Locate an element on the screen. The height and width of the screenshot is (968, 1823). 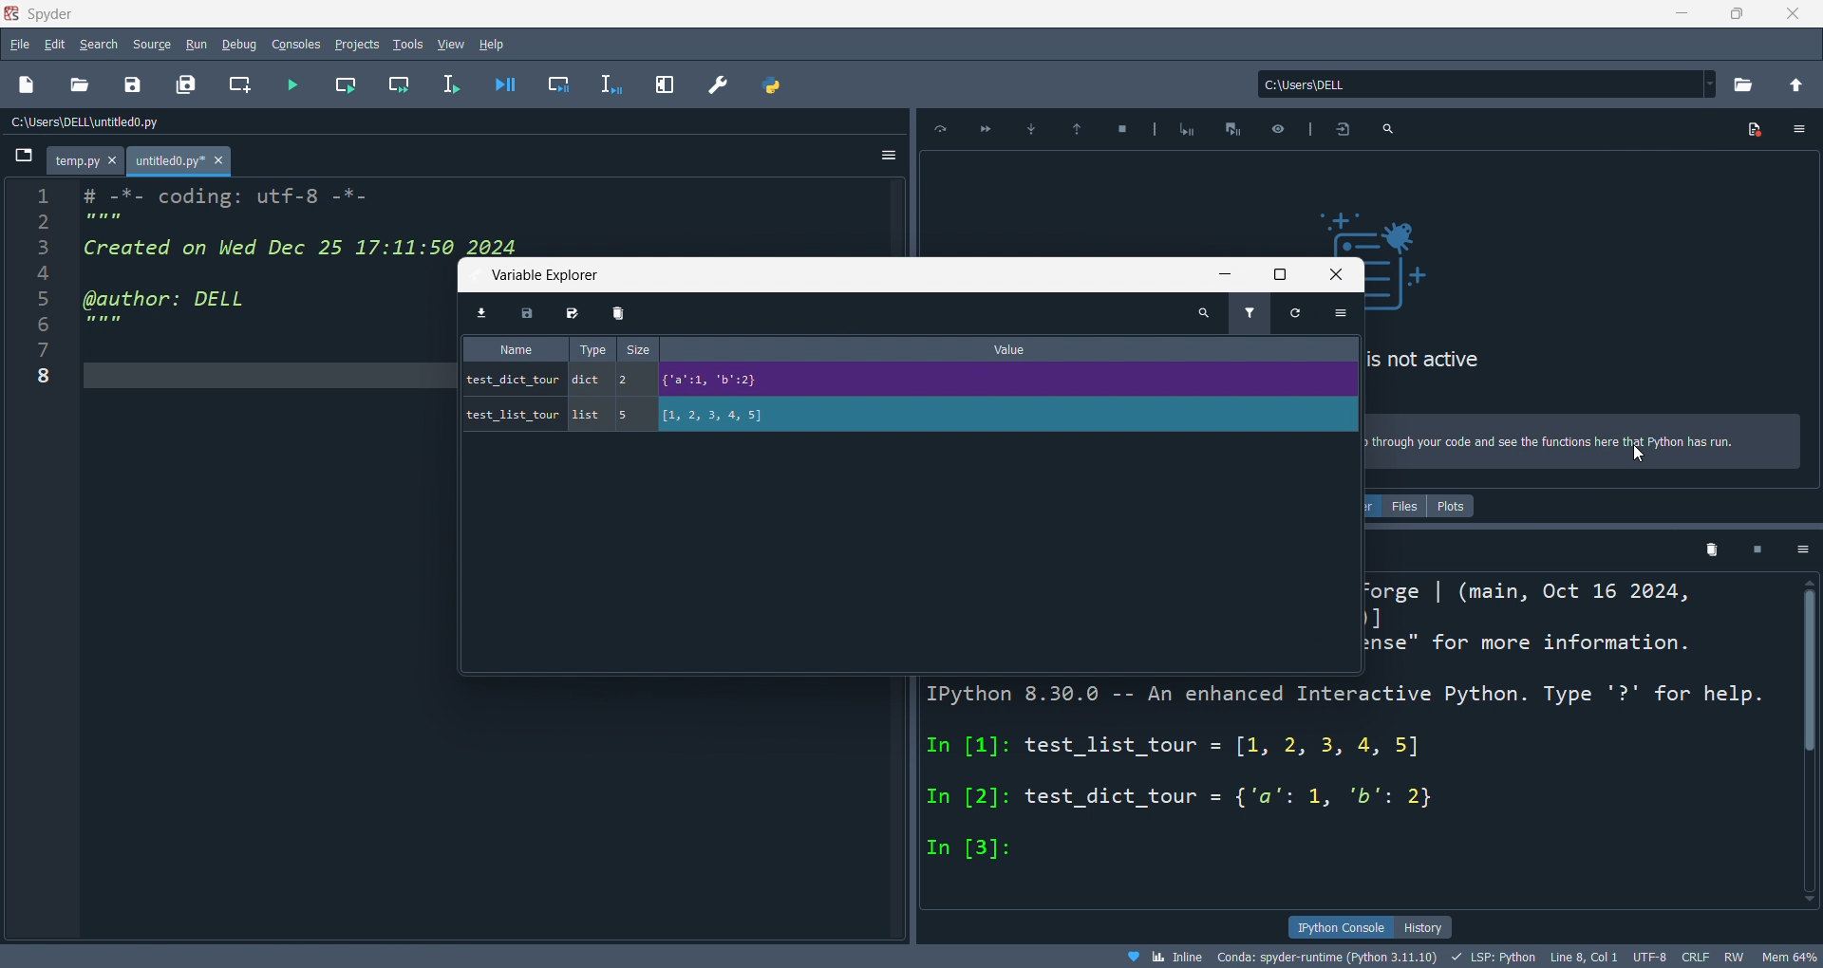
value is located at coordinates (1010, 350).